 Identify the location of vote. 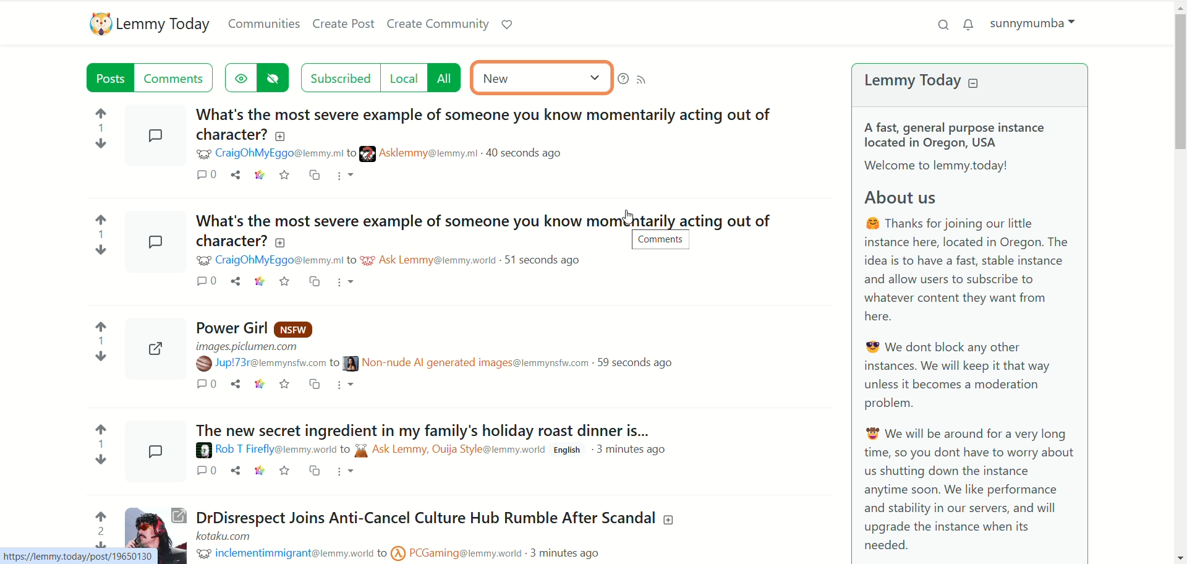
(97, 124).